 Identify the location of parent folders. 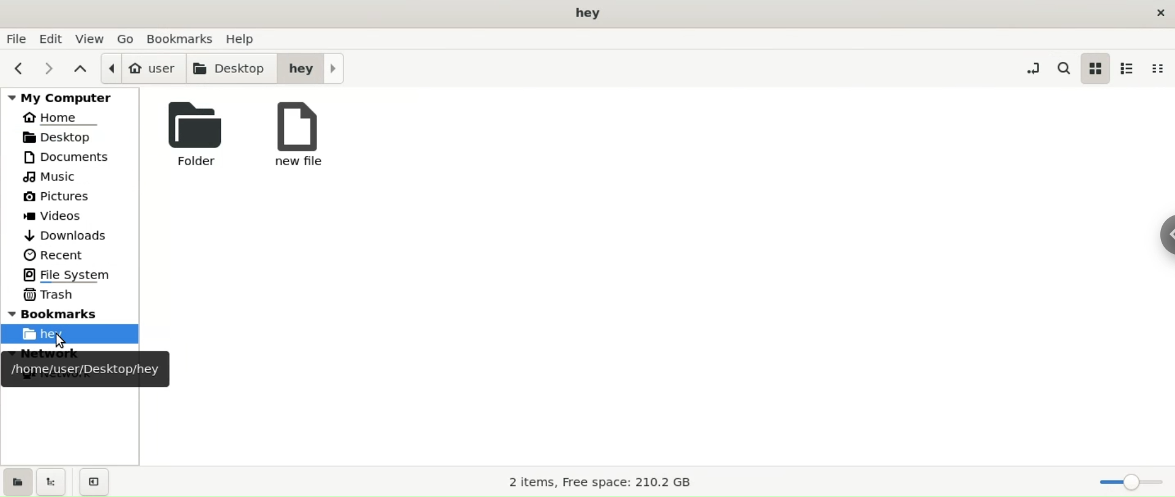
(80, 69).